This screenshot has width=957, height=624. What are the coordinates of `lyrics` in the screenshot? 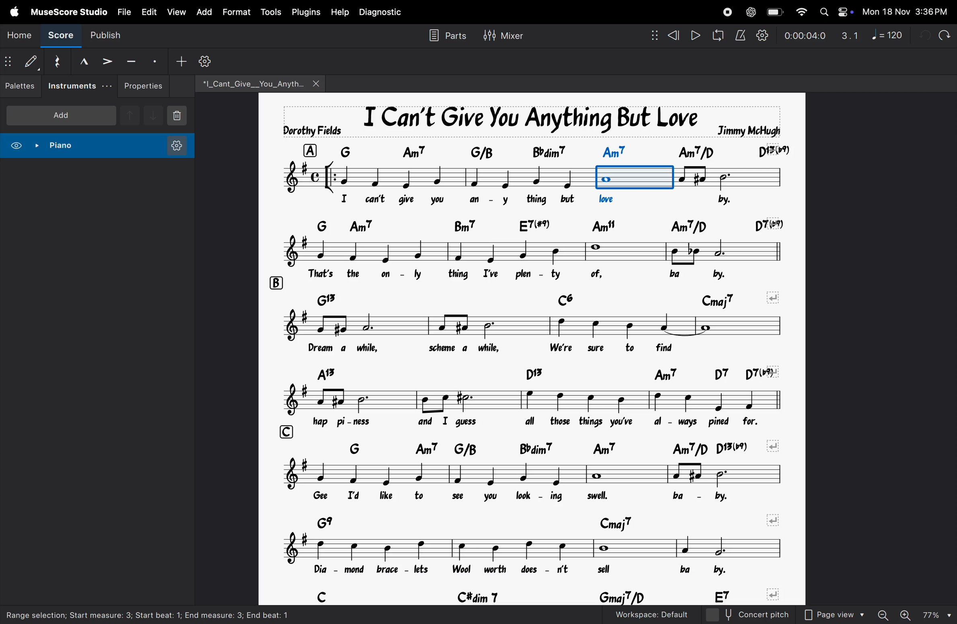 It's located at (528, 276).